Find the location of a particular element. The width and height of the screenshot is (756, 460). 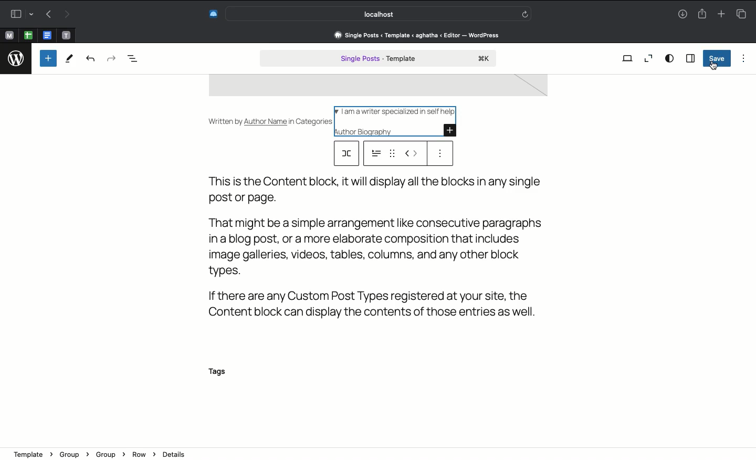

drag is located at coordinates (391, 153).